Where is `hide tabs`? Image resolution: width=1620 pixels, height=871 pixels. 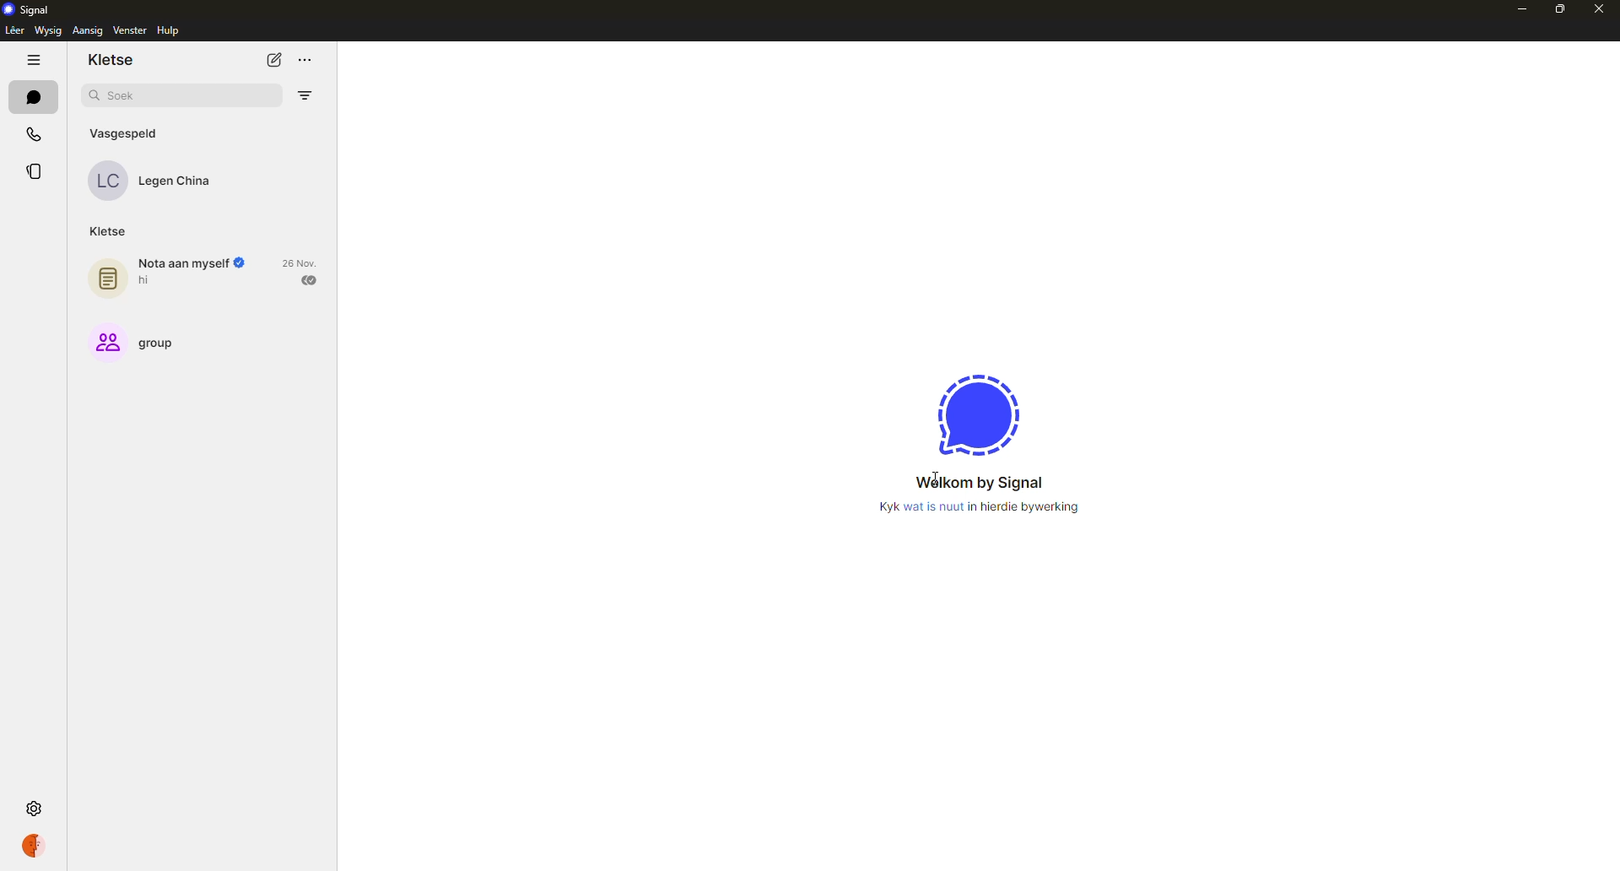
hide tabs is located at coordinates (33, 59).